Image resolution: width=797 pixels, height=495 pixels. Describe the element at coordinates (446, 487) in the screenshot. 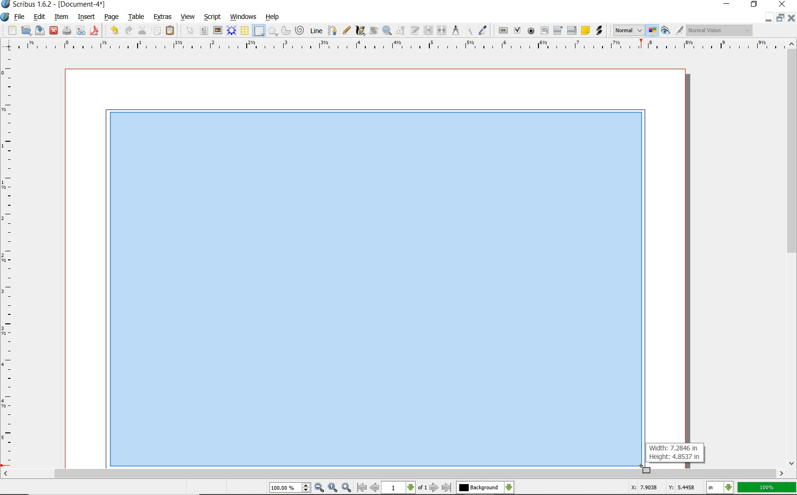

I see `go to last page` at that location.